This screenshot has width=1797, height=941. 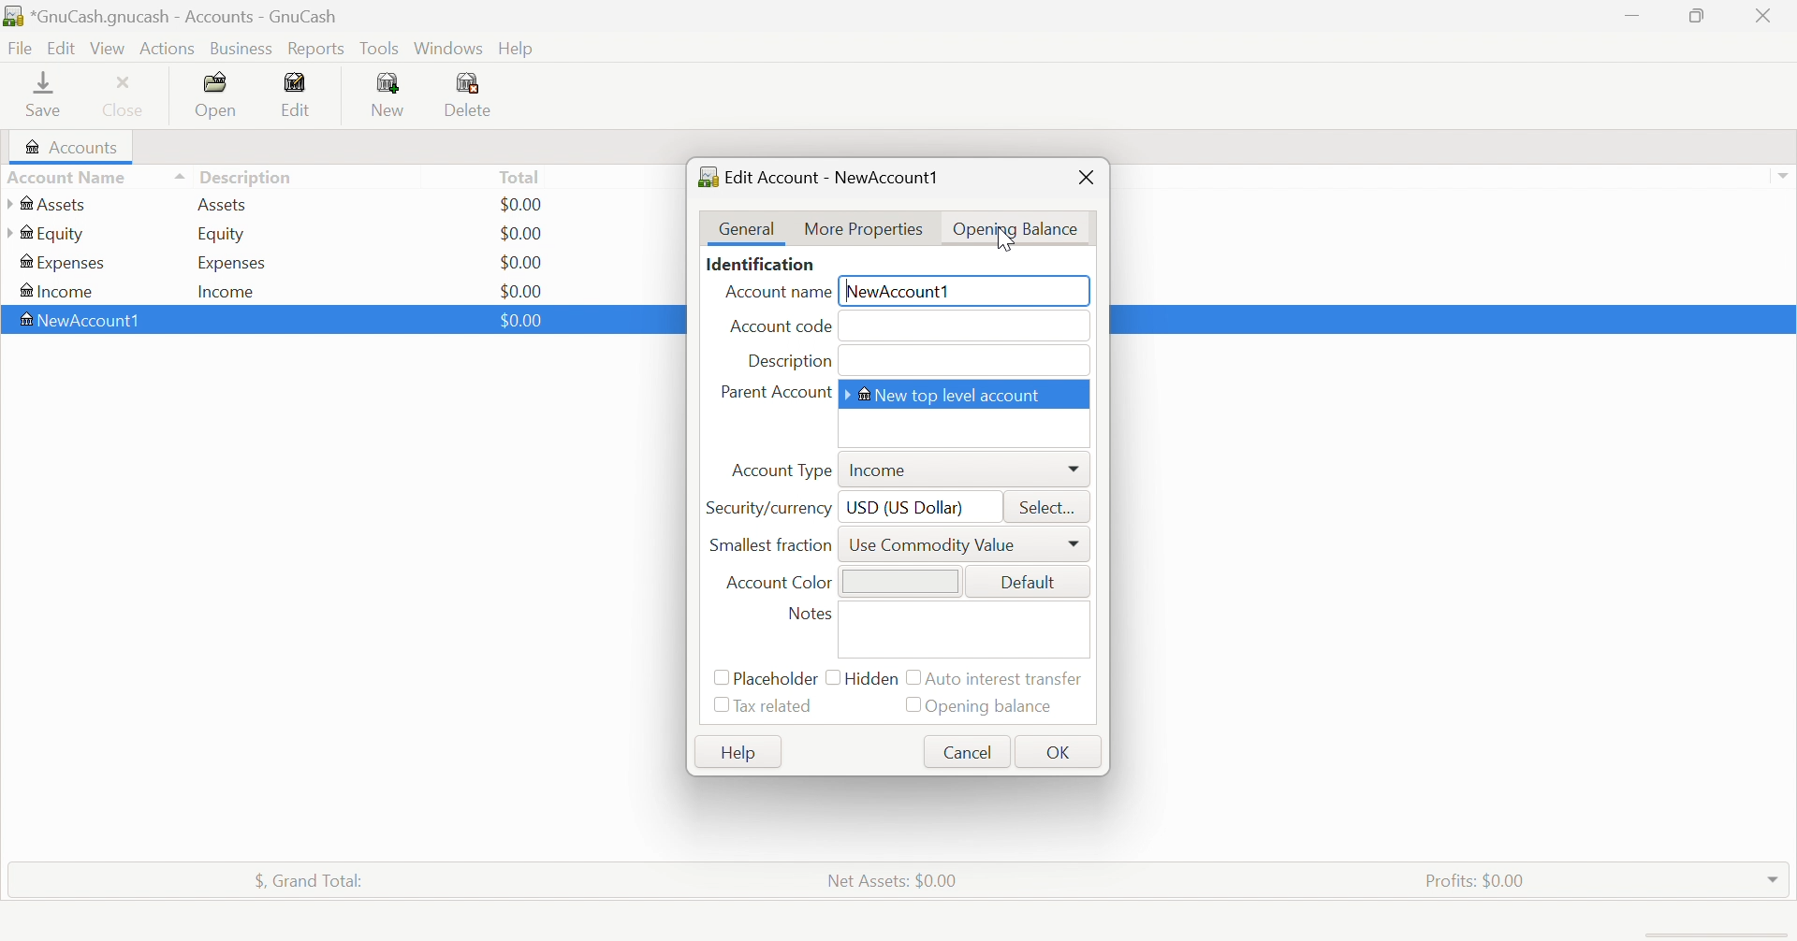 What do you see at coordinates (718, 676) in the screenshot?
I see `Checkbox` at bounding box center [718, 676].